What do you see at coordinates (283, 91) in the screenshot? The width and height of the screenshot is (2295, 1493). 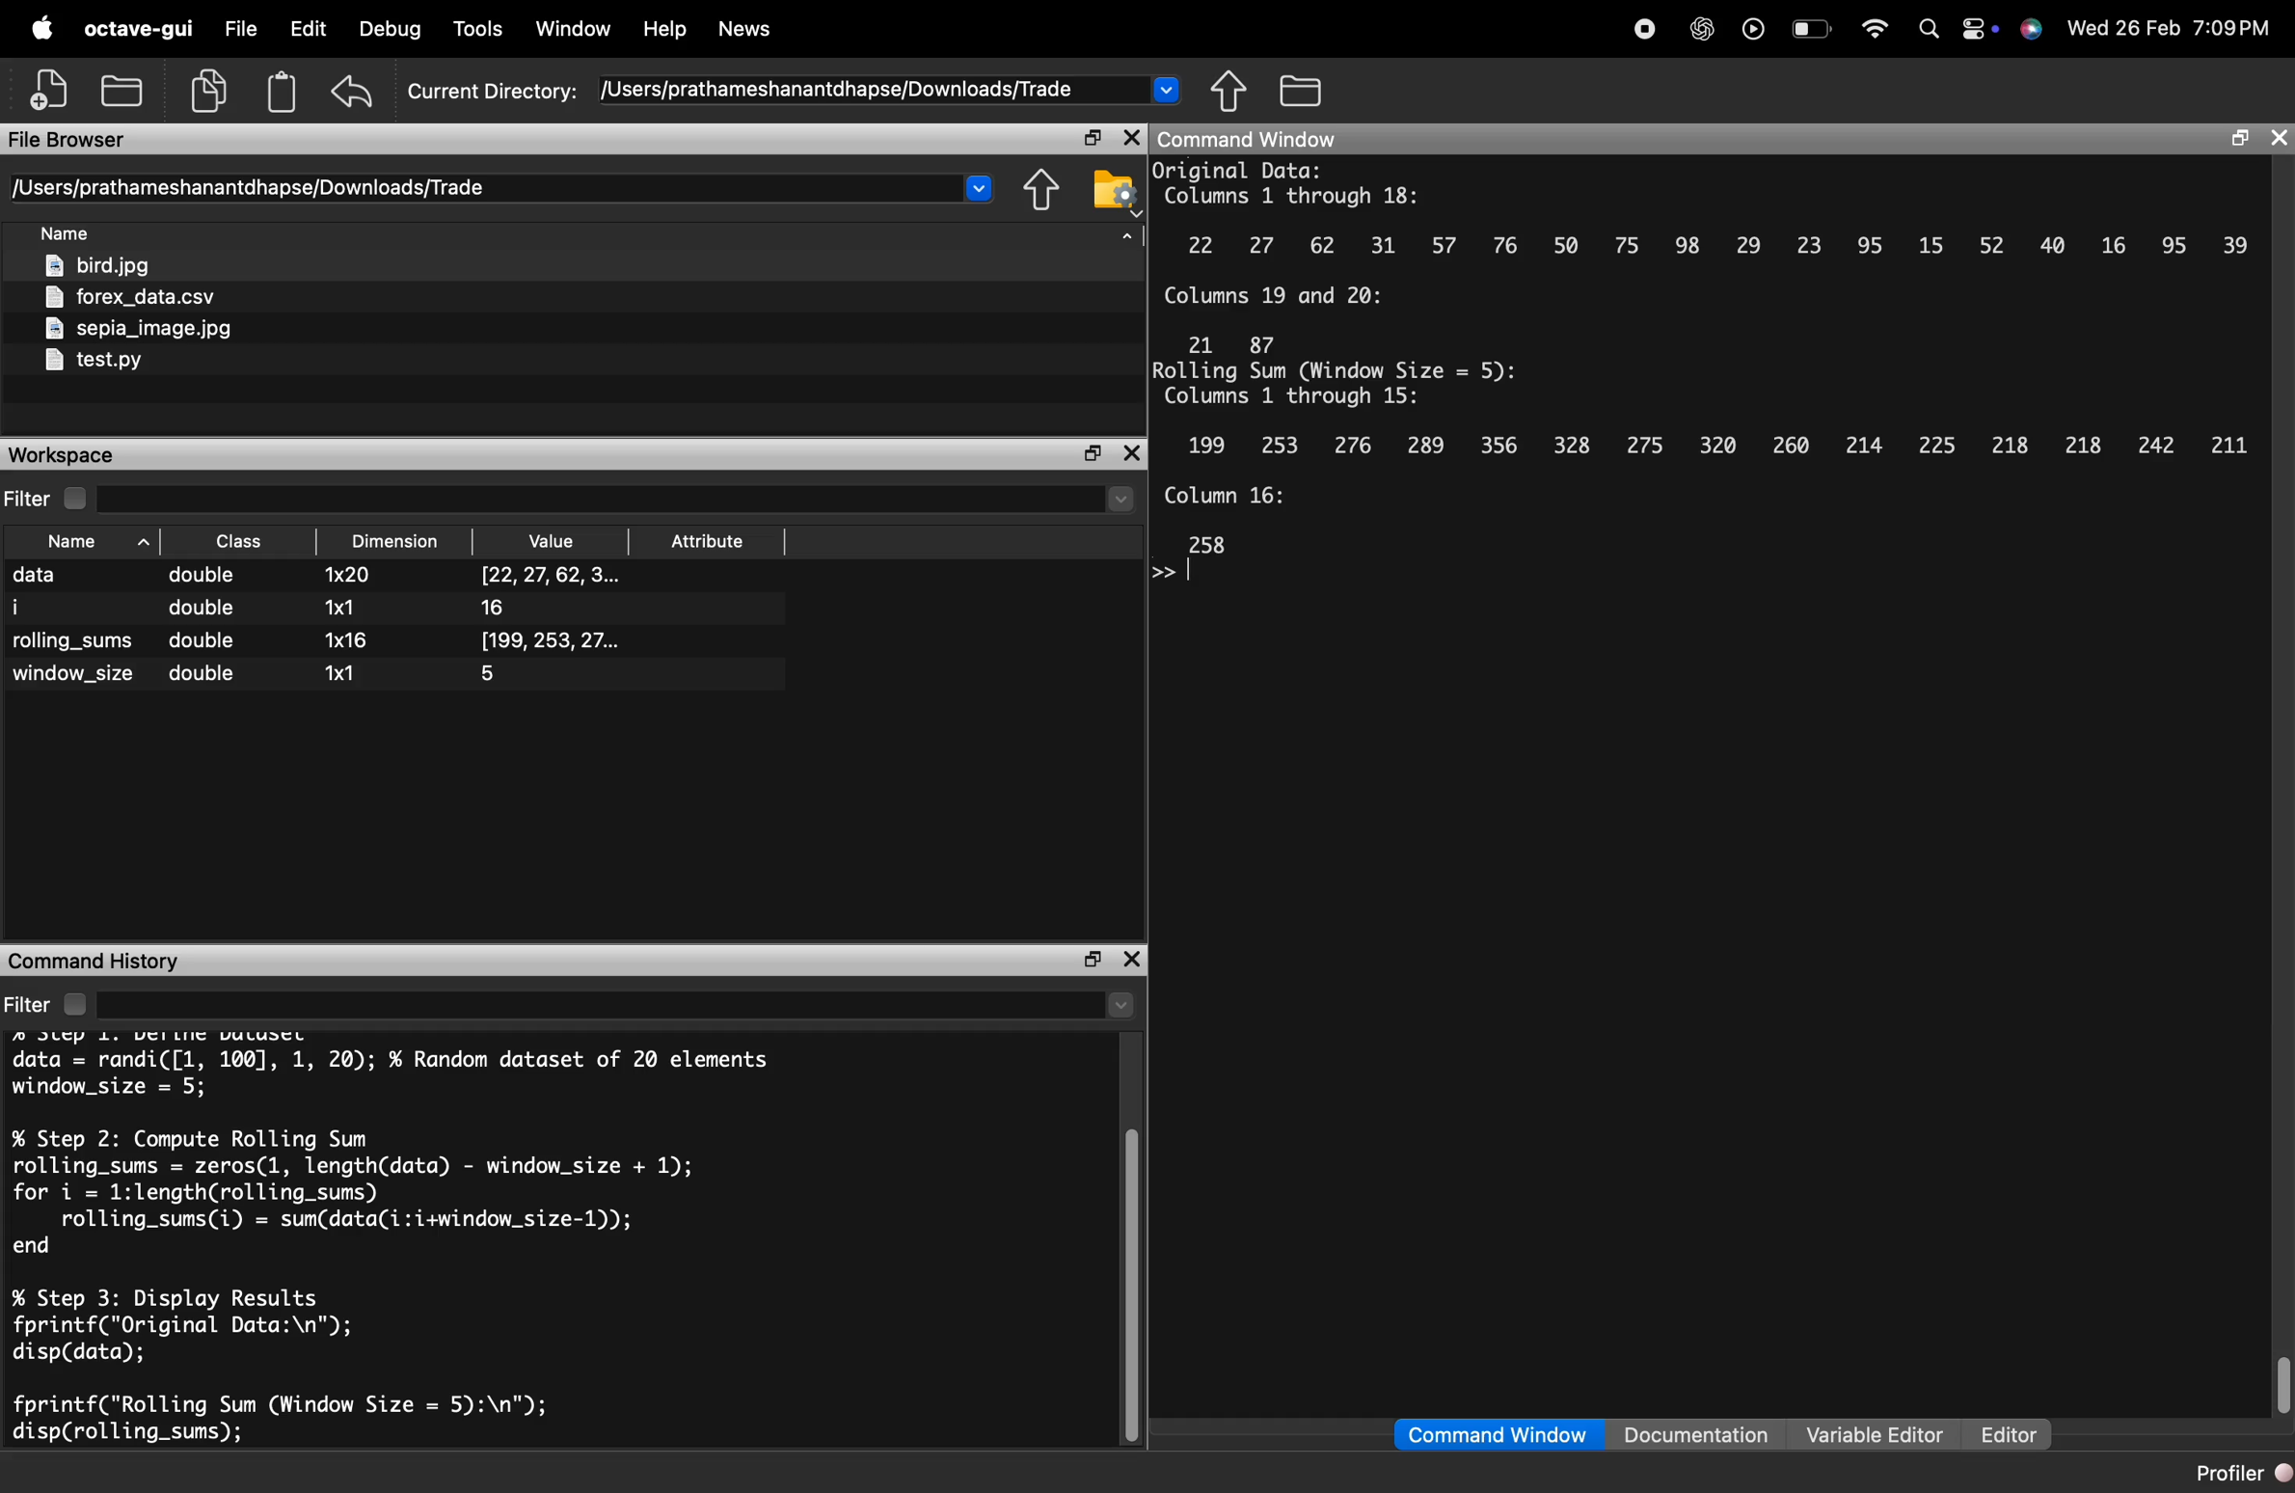 I see `paste` at bounding box center [283, 91].